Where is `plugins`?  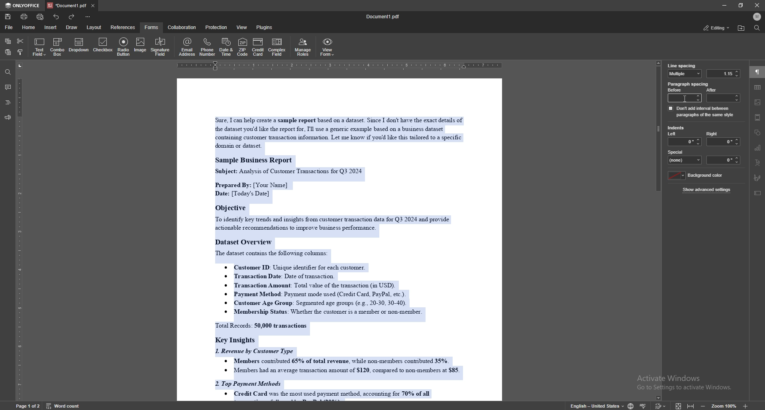 plugins is located at coordinates (265, 27).